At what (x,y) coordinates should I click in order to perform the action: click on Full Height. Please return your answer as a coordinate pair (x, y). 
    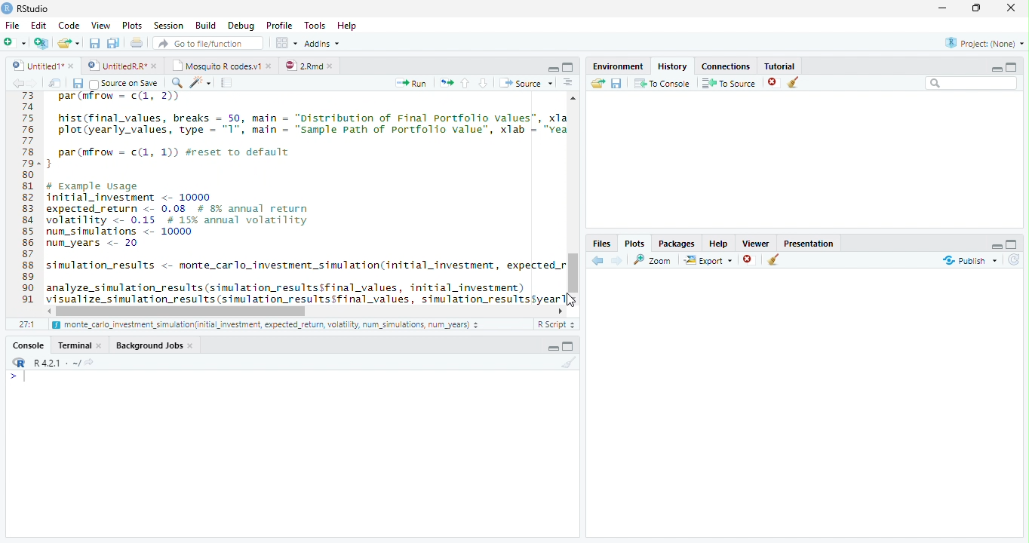
    Looking at the image, I should click on (570, 345).